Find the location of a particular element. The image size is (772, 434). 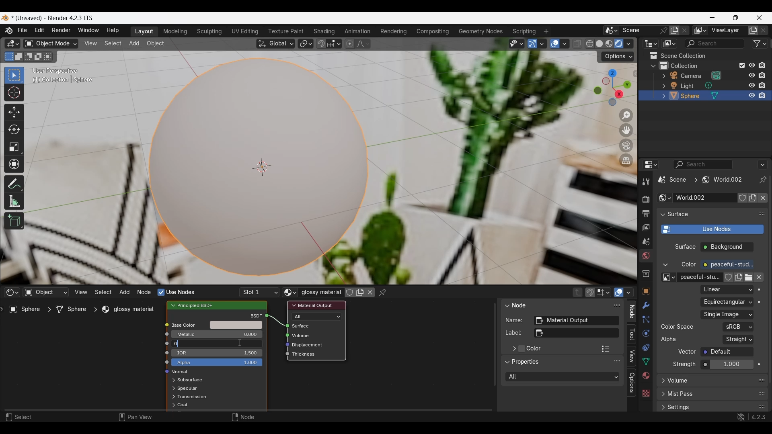

Subtract existing selection is located at coordinates (29, 57).